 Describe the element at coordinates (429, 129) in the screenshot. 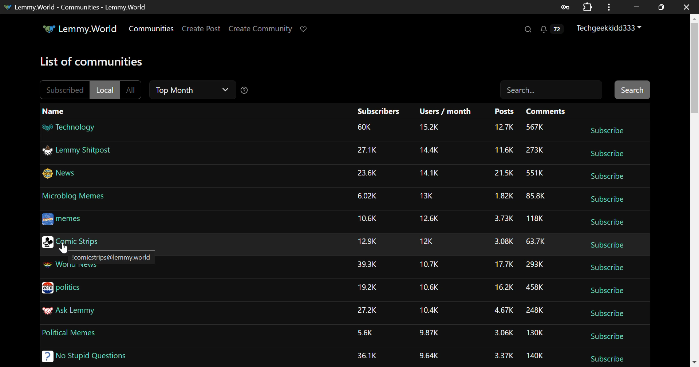

I see `Amount` at that location.